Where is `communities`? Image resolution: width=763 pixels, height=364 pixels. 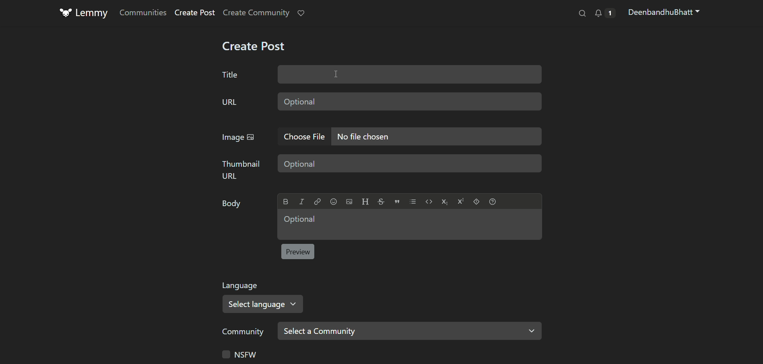 communities is located at coordinates (142, 12).